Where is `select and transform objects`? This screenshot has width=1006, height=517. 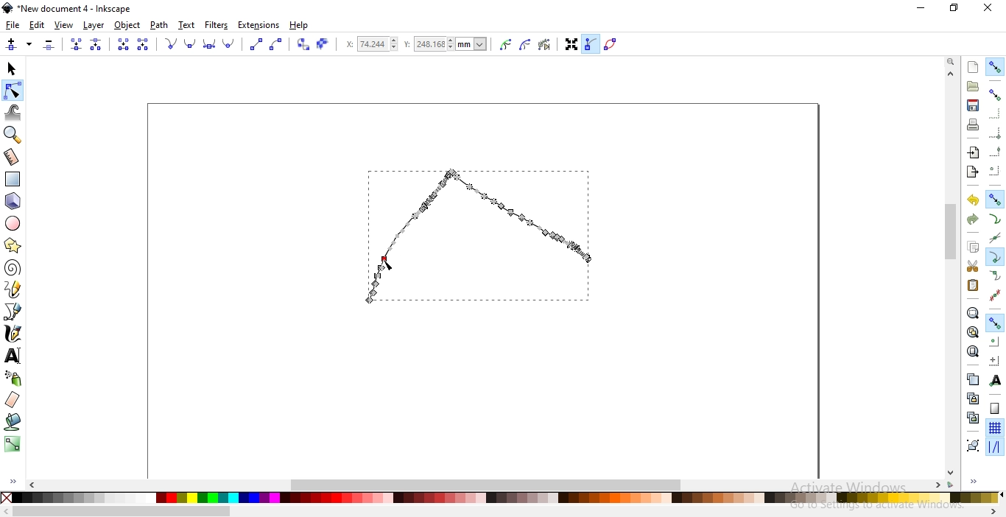 select and transform objects is located at coordinates (13, 69).